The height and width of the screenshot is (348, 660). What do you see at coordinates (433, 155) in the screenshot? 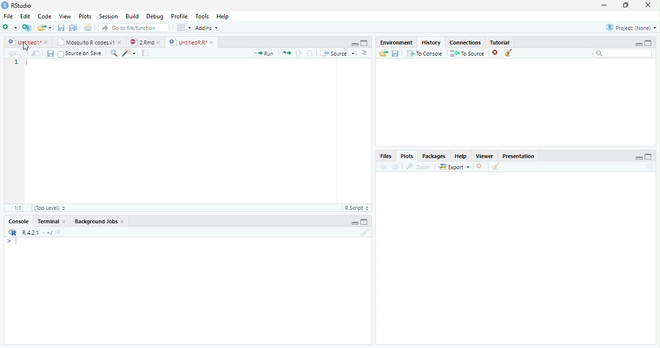
I see `Packages` at bounding box center [433, 155].